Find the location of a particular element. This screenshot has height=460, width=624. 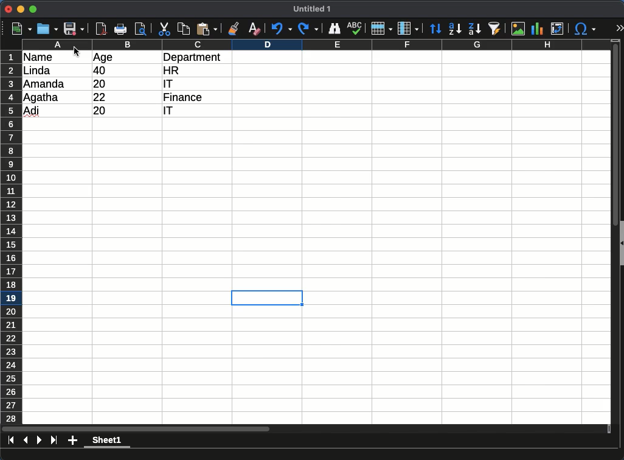

copy is located at coordinates (184, 29).